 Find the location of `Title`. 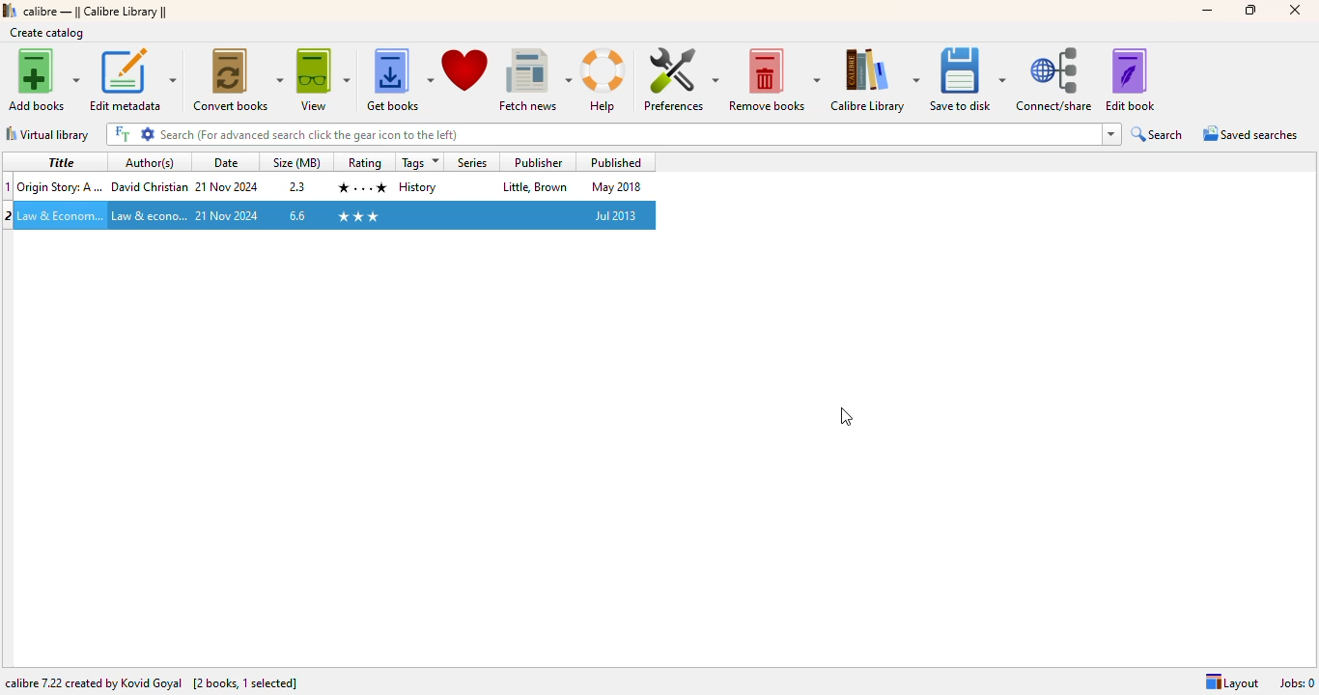

Title is located at coordinates (61, 184).